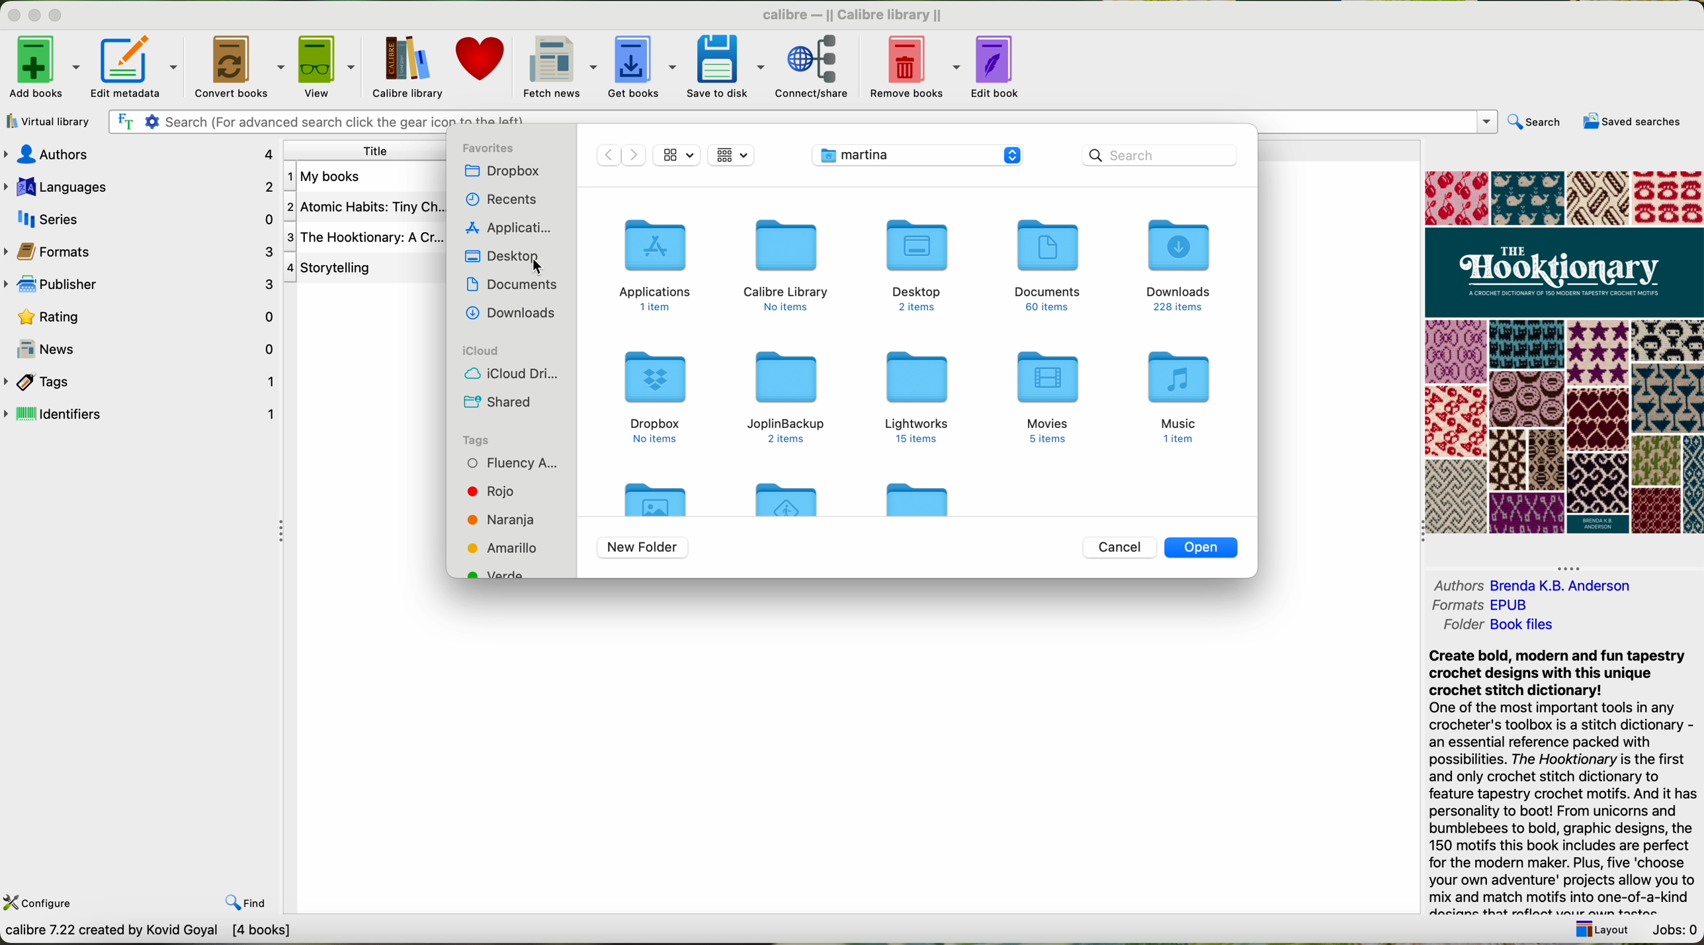  What do you see at coordinates (357, 238) in the screenshot?
I see `Storytelling book details` at bounding box center [357, 238].